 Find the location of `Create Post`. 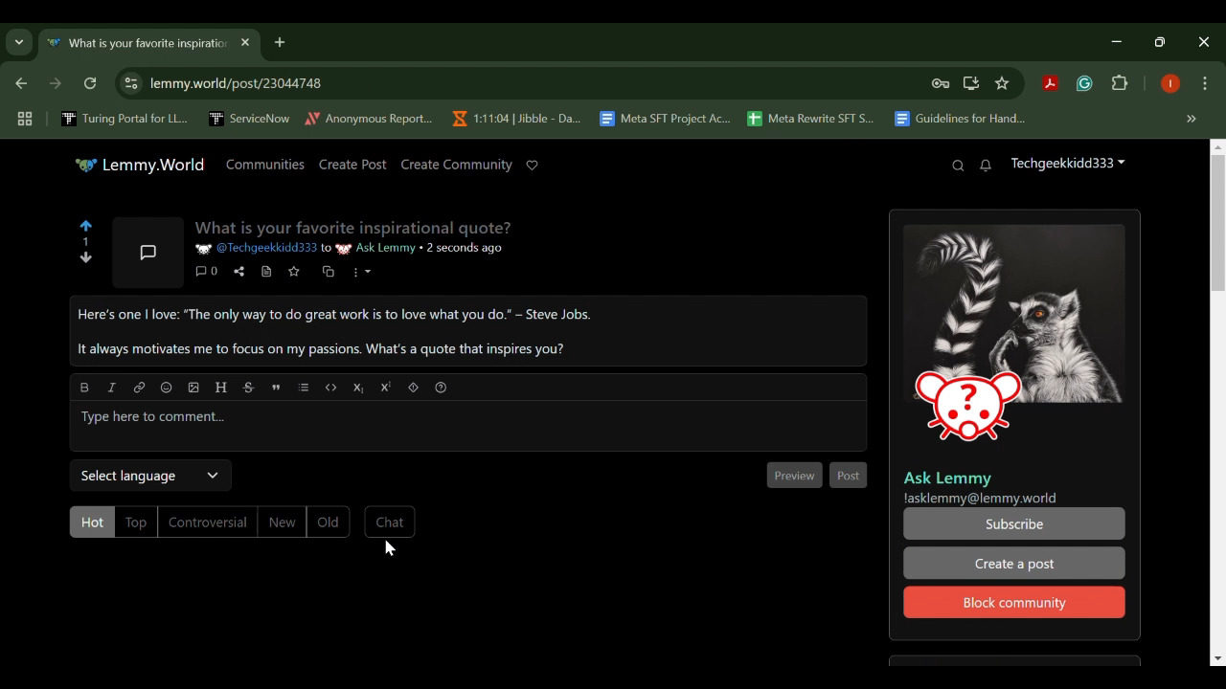

Create Post is located at coordinates (353, 166).